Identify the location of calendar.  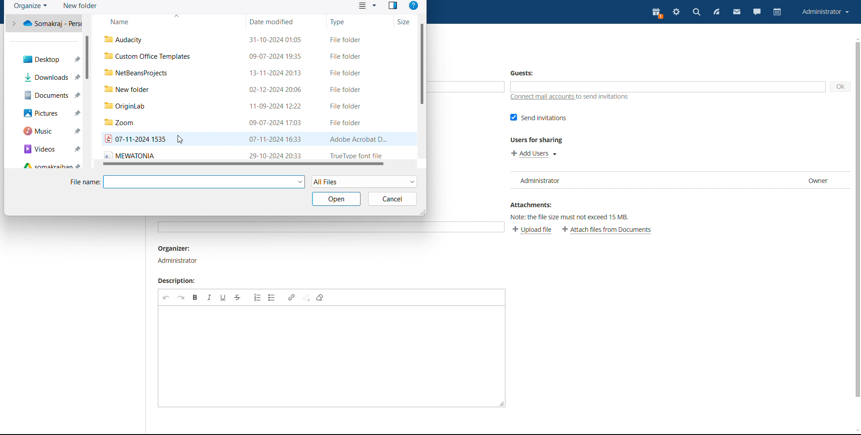
(777, 12).